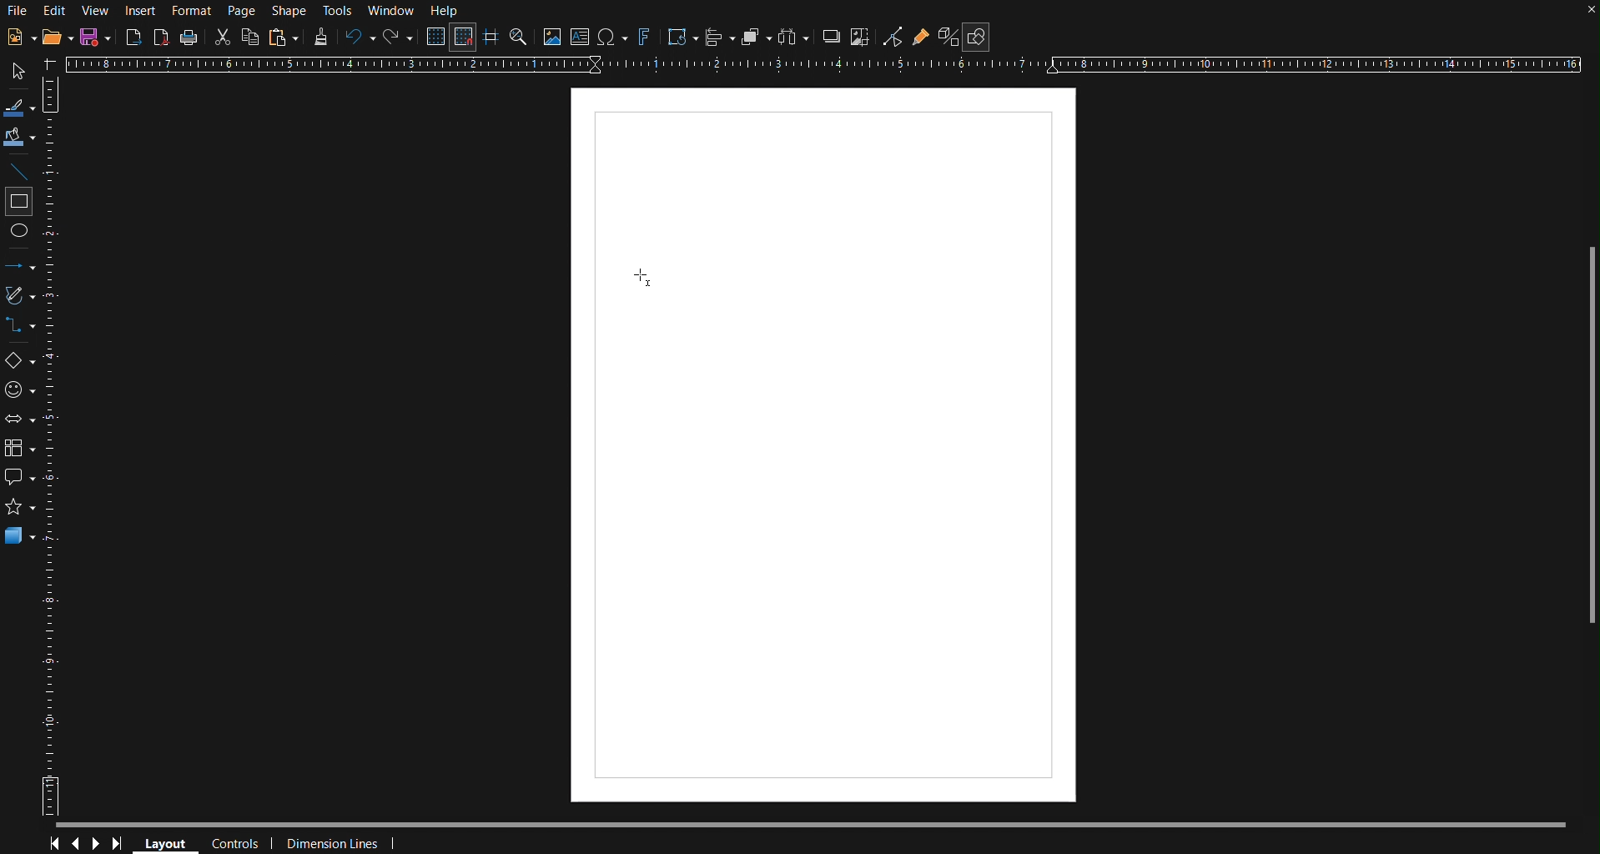  I want to click on Last, so click(122, 844).